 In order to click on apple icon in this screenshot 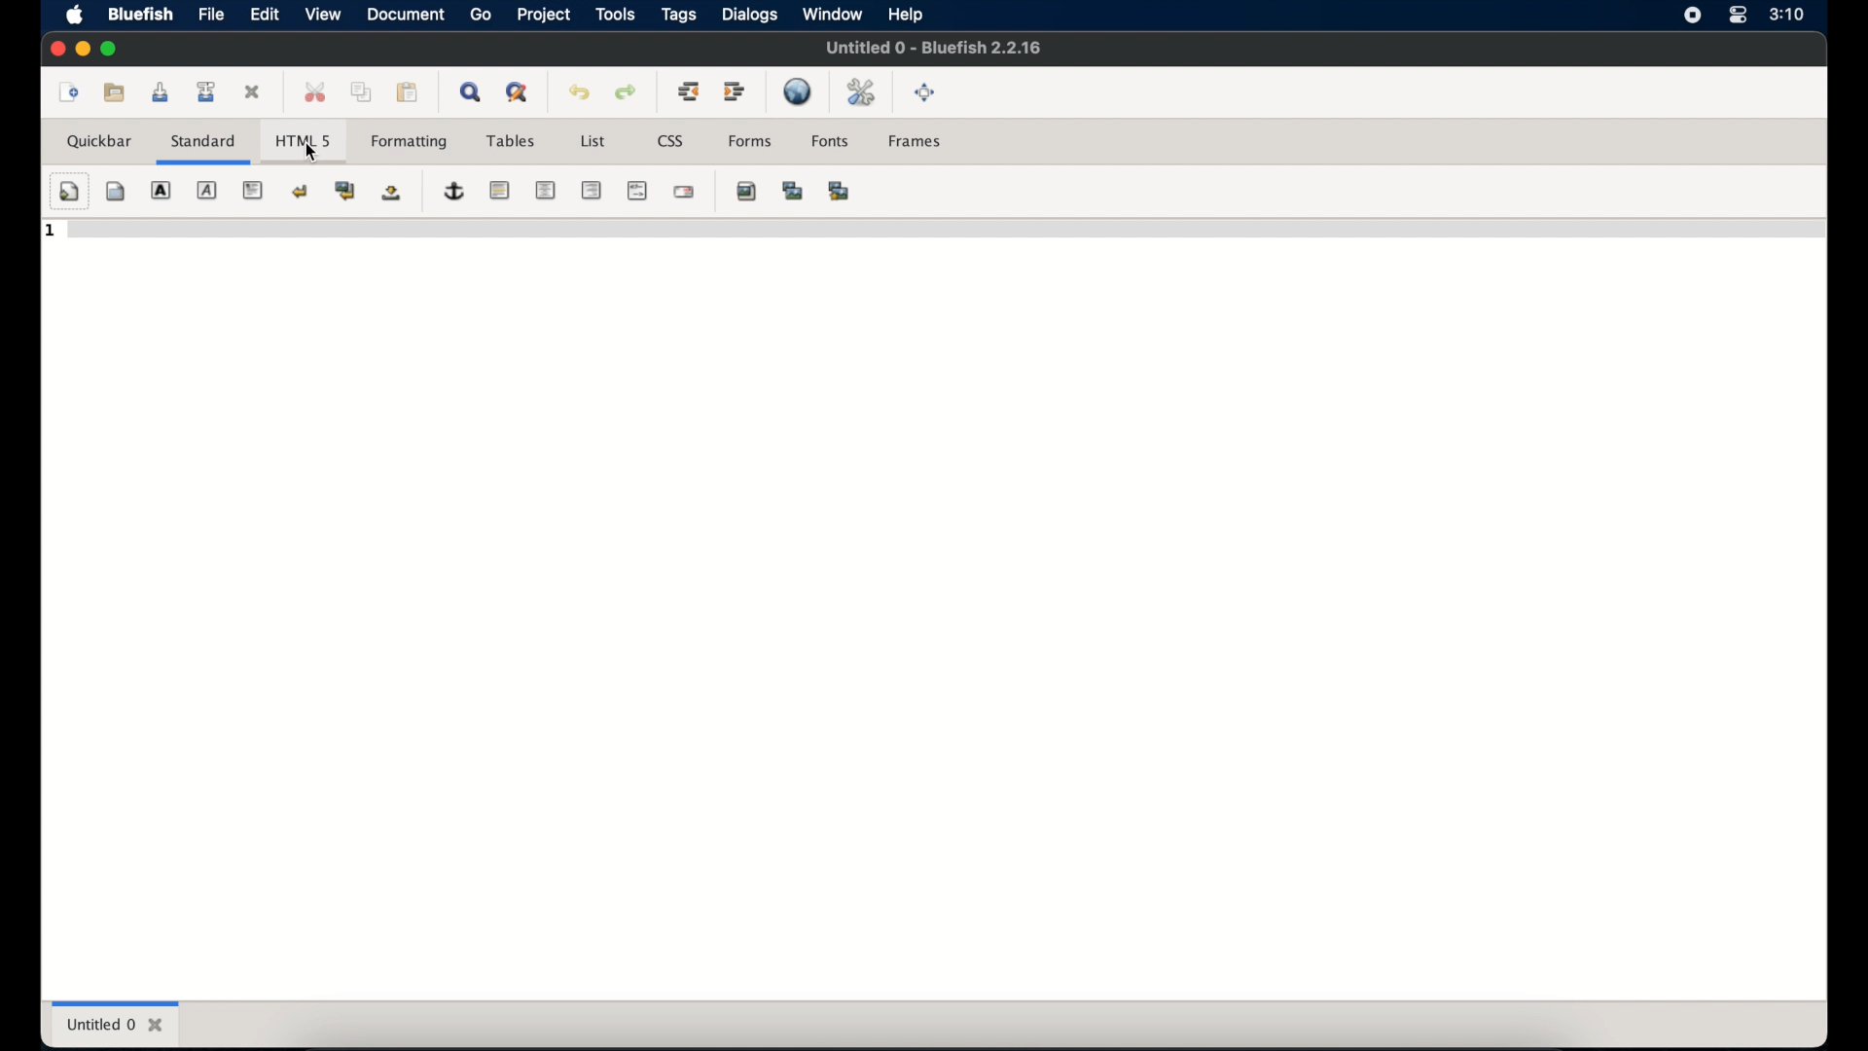, I will do `click(75, 16)`.